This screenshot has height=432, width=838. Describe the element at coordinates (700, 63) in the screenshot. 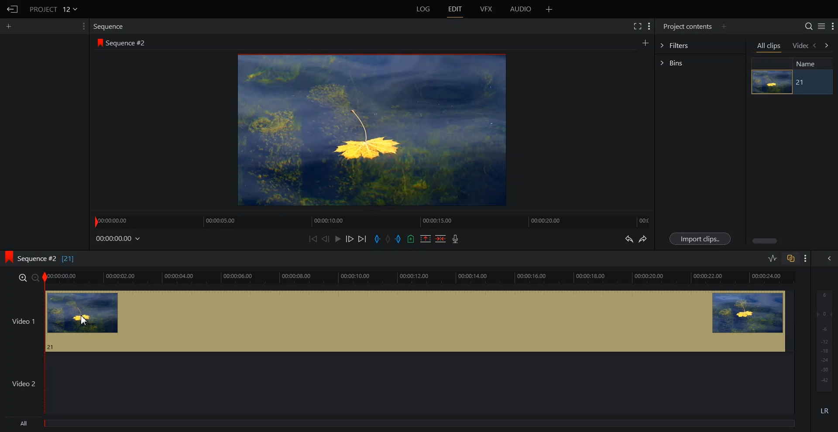

I see `Bins` at that location.